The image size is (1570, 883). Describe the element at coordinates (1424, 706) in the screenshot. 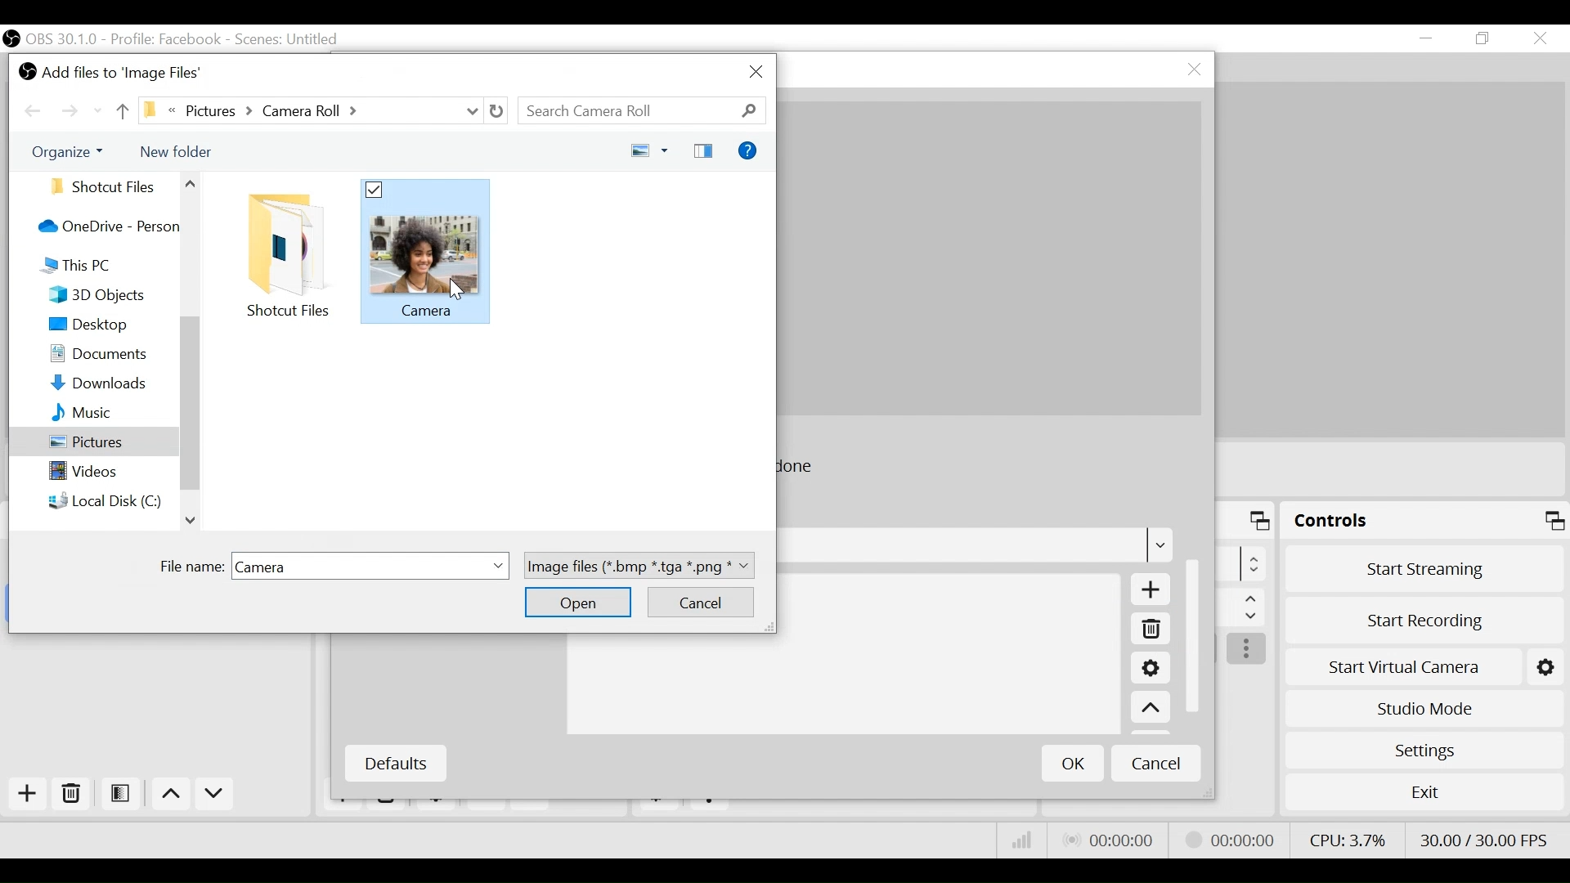

I see `Studio Mode` at that location.